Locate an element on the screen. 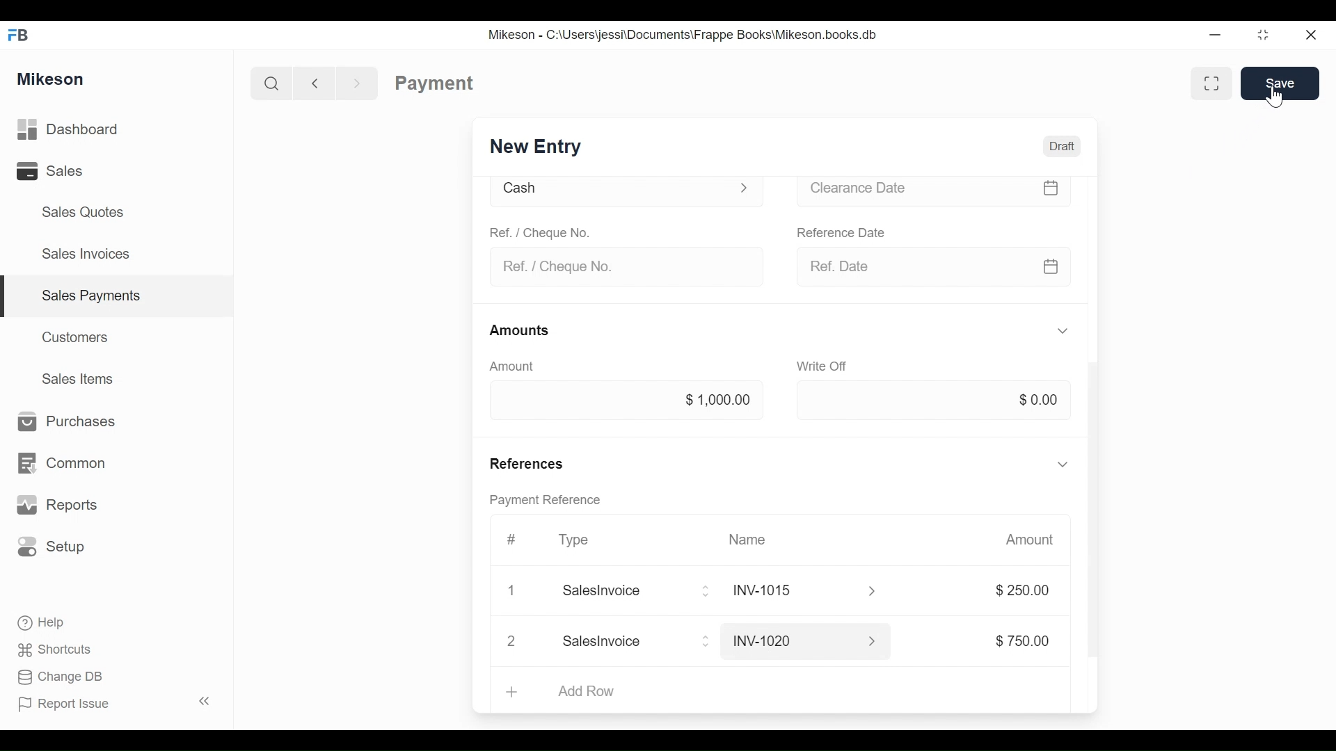  Hashtag is located at coordinates (511, 541).